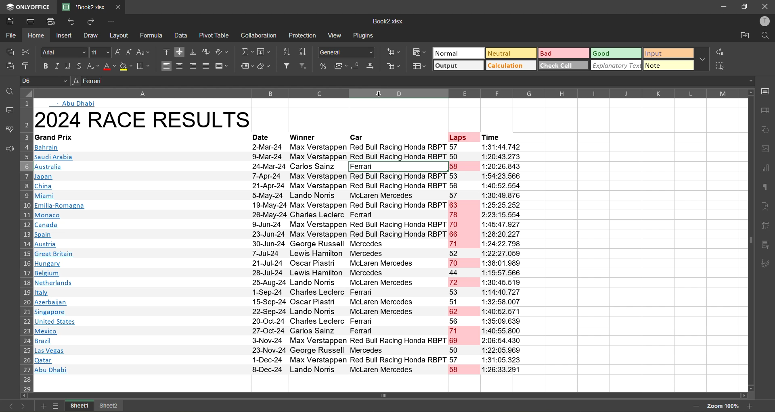 This screenshot has width=775, height=412. What do you see at coordinates (77, 104) in the screenshot?
I see ` Abu Dhabi` at bounding box center [77, 104].